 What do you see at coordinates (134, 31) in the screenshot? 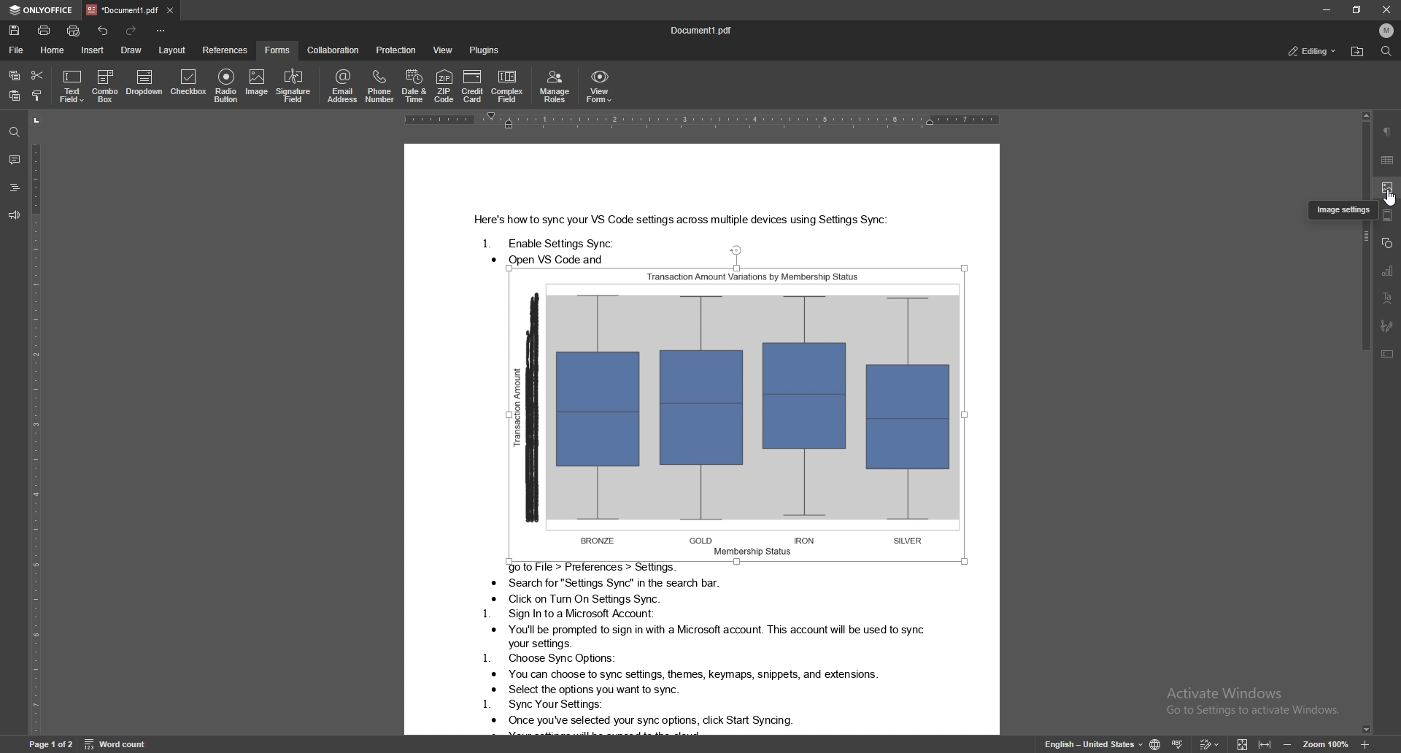
I see `redo` at bounding box center [134, 31].